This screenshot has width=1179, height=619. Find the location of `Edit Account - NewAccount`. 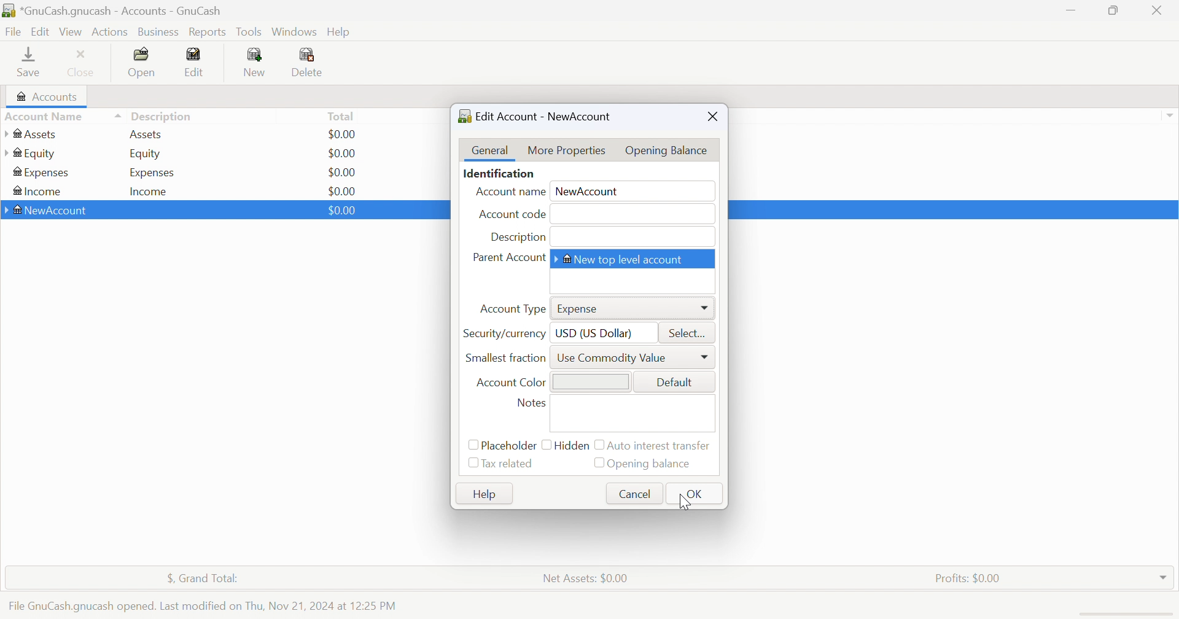

Edit Account - NewAccount is located at coordinates (535, 116).